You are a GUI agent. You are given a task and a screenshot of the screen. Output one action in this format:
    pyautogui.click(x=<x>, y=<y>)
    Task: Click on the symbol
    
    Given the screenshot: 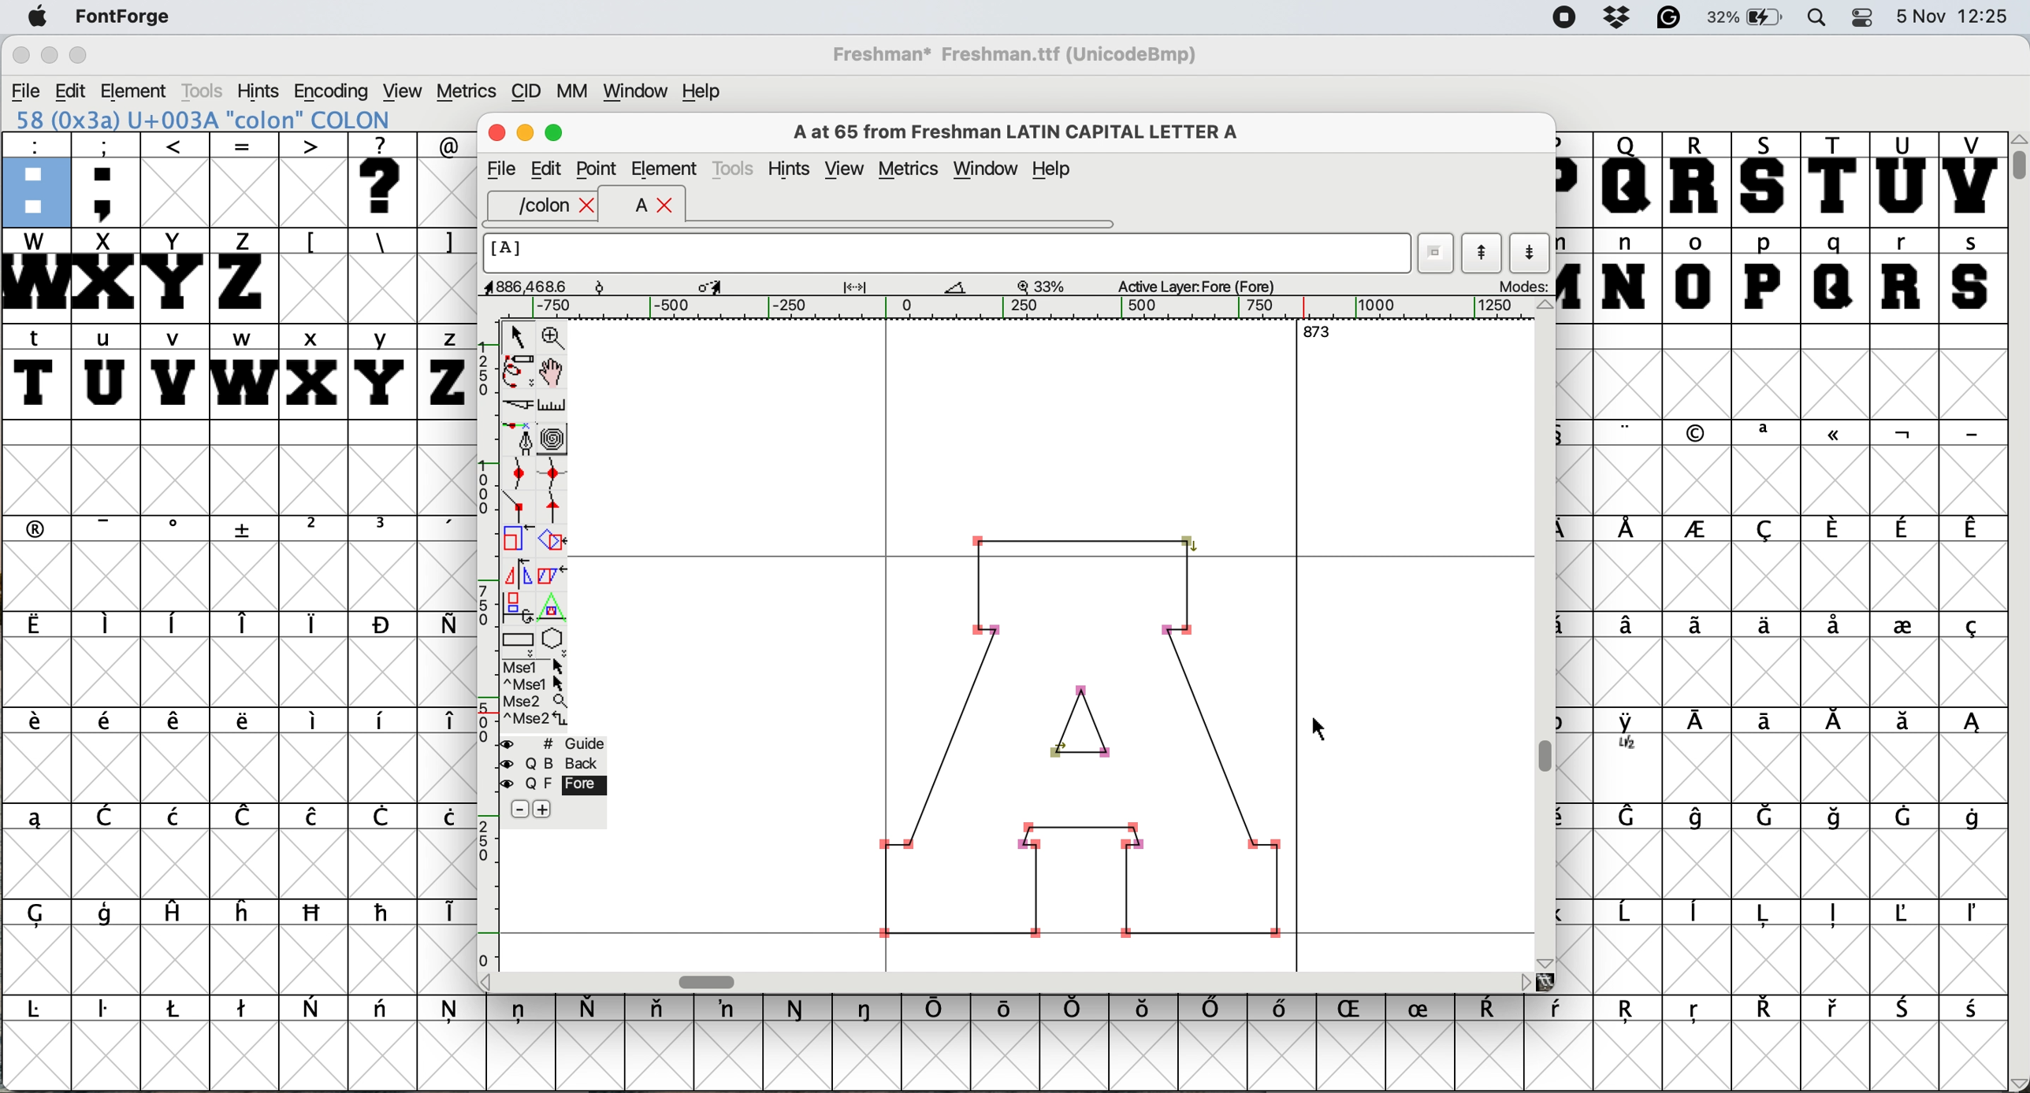 What is the action you would take?
    pyautogui.click(x=1772, y=723)
    